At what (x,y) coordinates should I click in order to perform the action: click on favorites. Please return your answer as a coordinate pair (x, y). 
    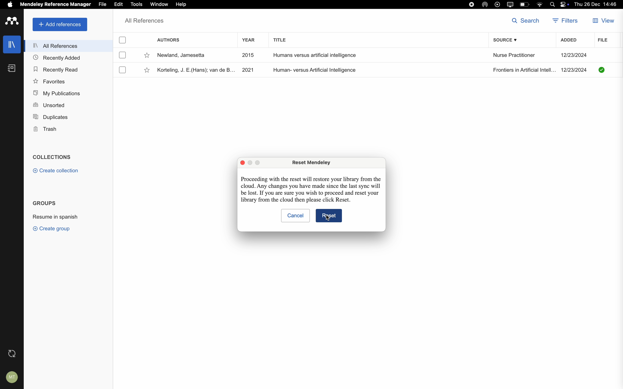
    Looking at the image, I should click on (51, 81).